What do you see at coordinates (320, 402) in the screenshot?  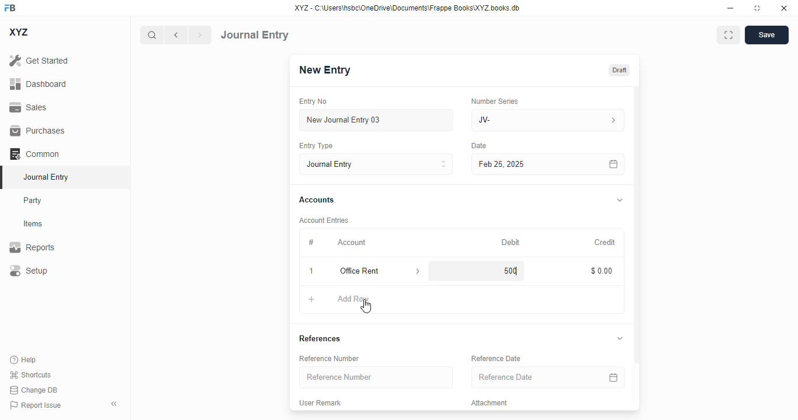 I see `user remark` at bounding box center [320, 402].